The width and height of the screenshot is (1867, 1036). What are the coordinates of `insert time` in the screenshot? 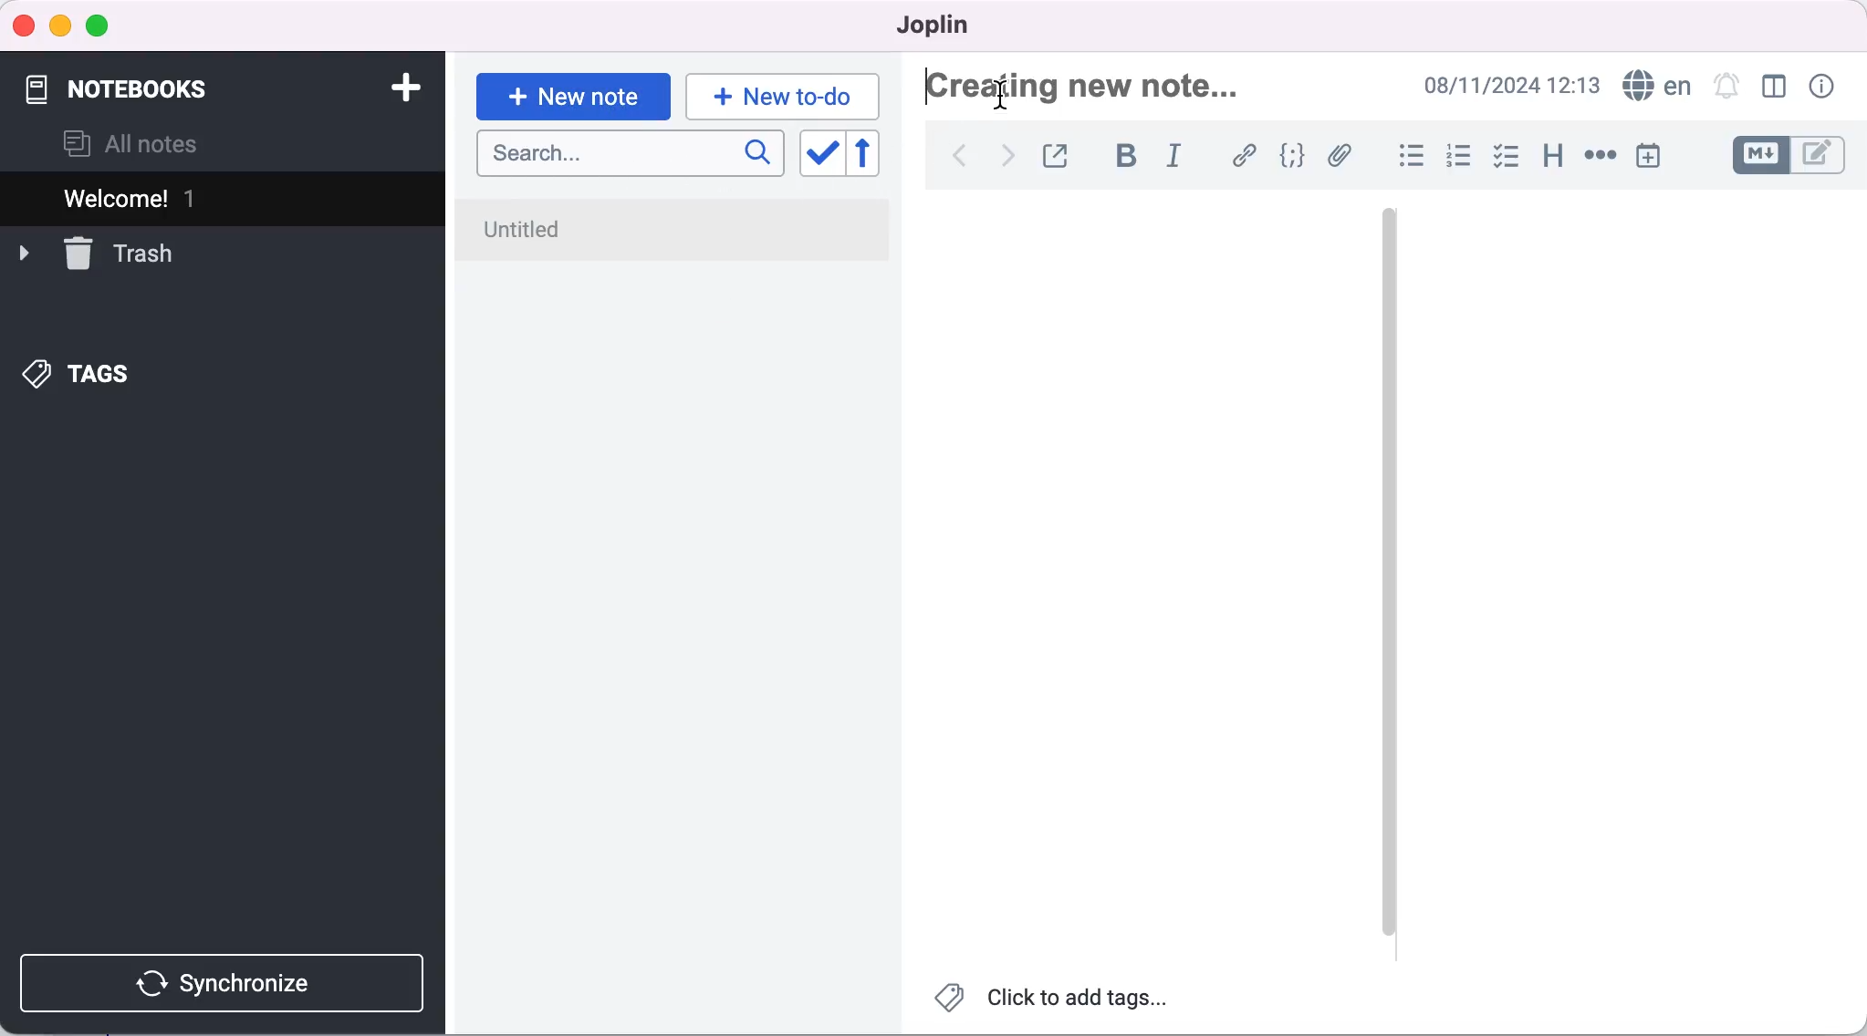 It's located at (1648, 155).